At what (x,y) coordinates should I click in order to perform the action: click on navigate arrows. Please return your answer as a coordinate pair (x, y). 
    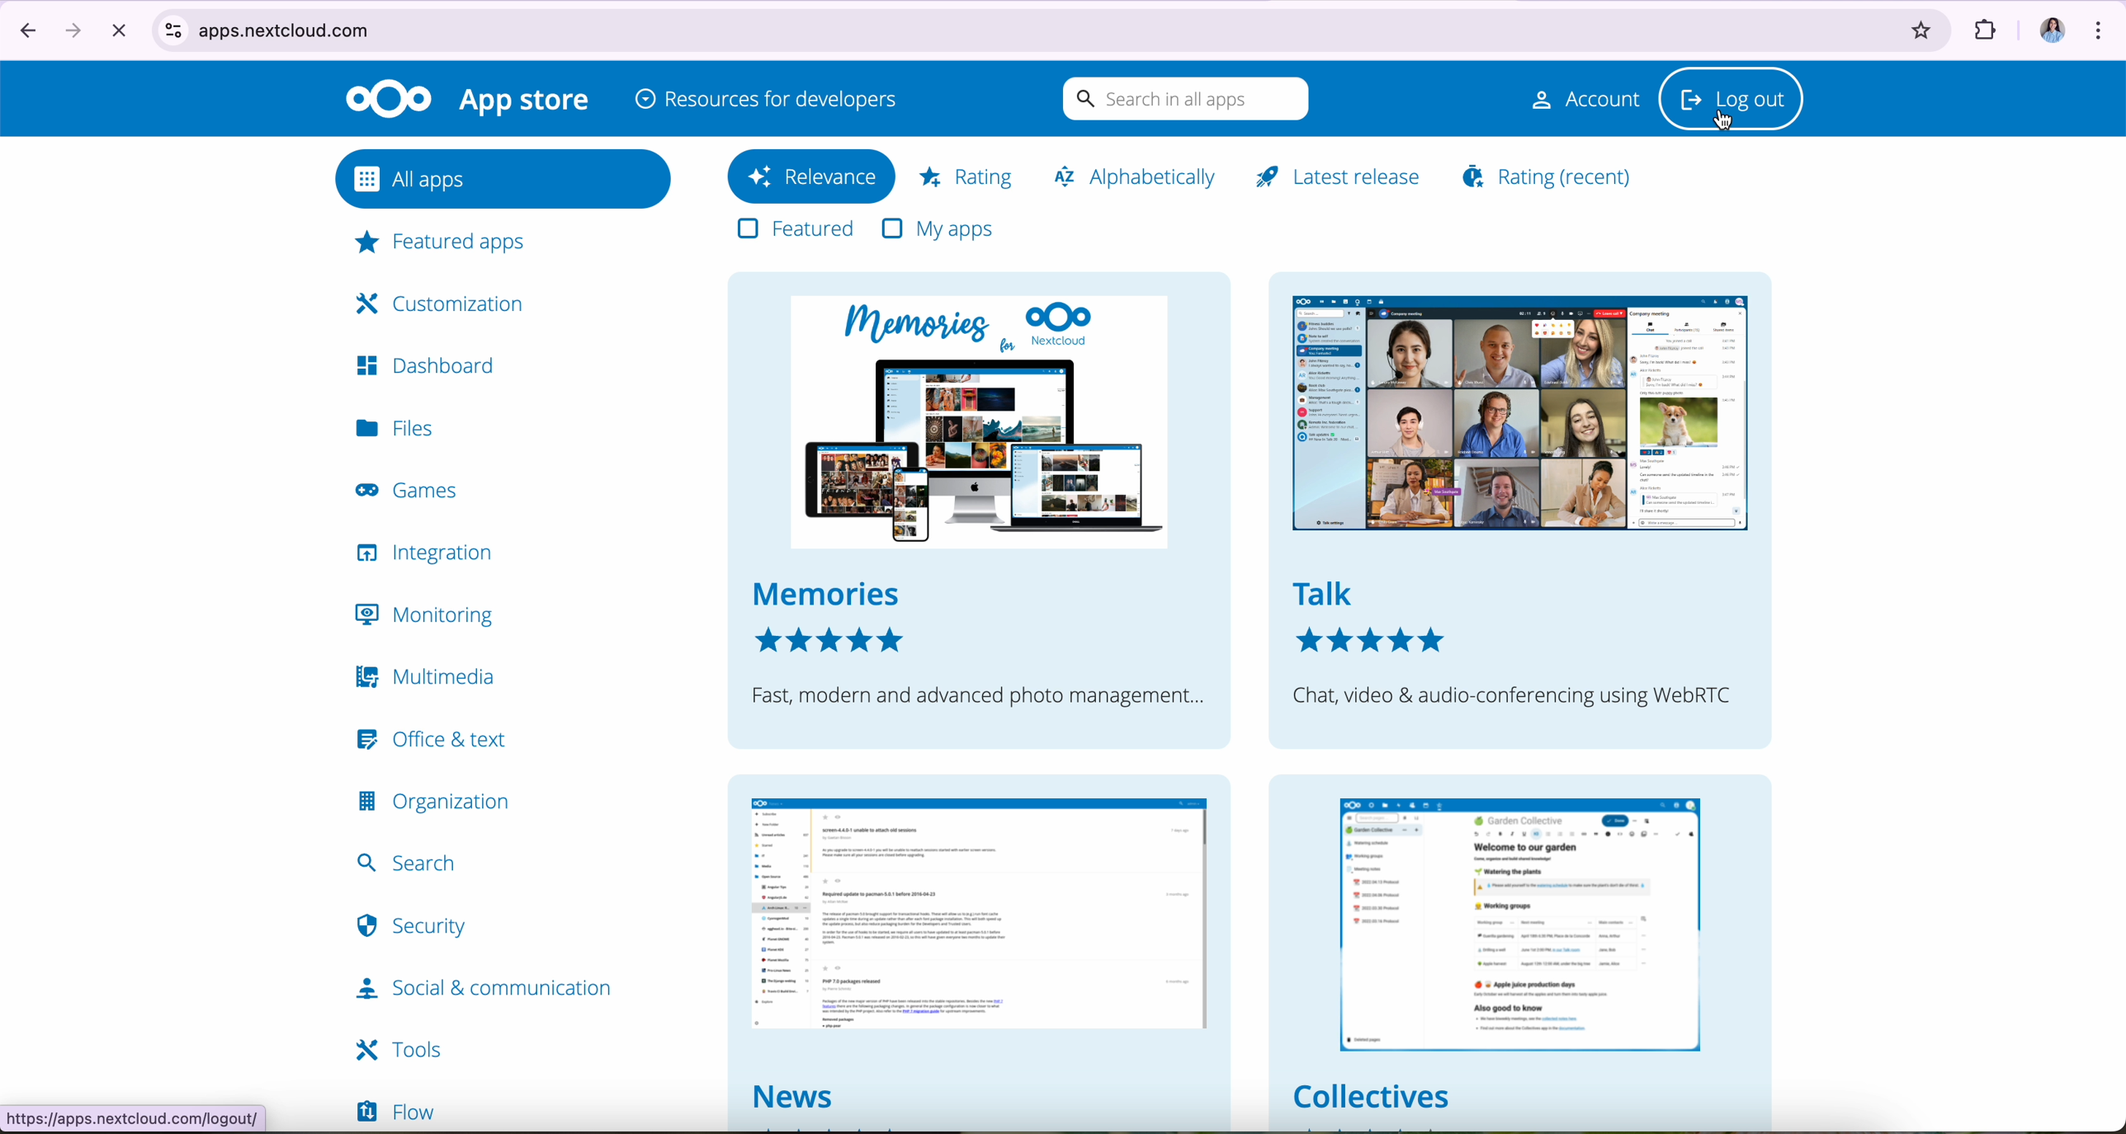
    Looking at the image, I should click on (45, 29).